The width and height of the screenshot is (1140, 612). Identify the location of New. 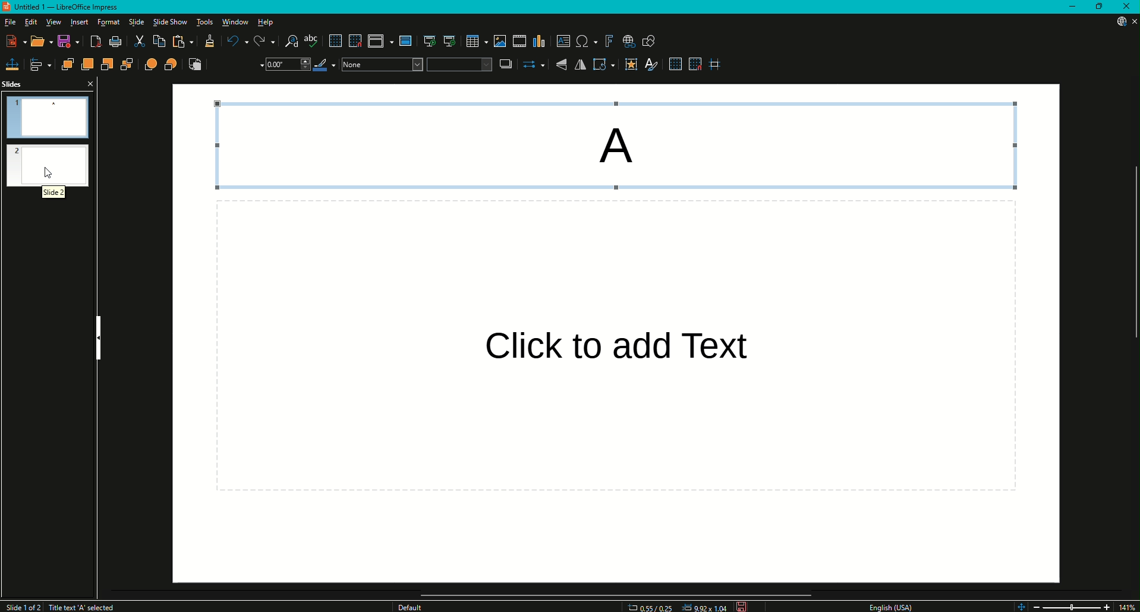
(14, 42).